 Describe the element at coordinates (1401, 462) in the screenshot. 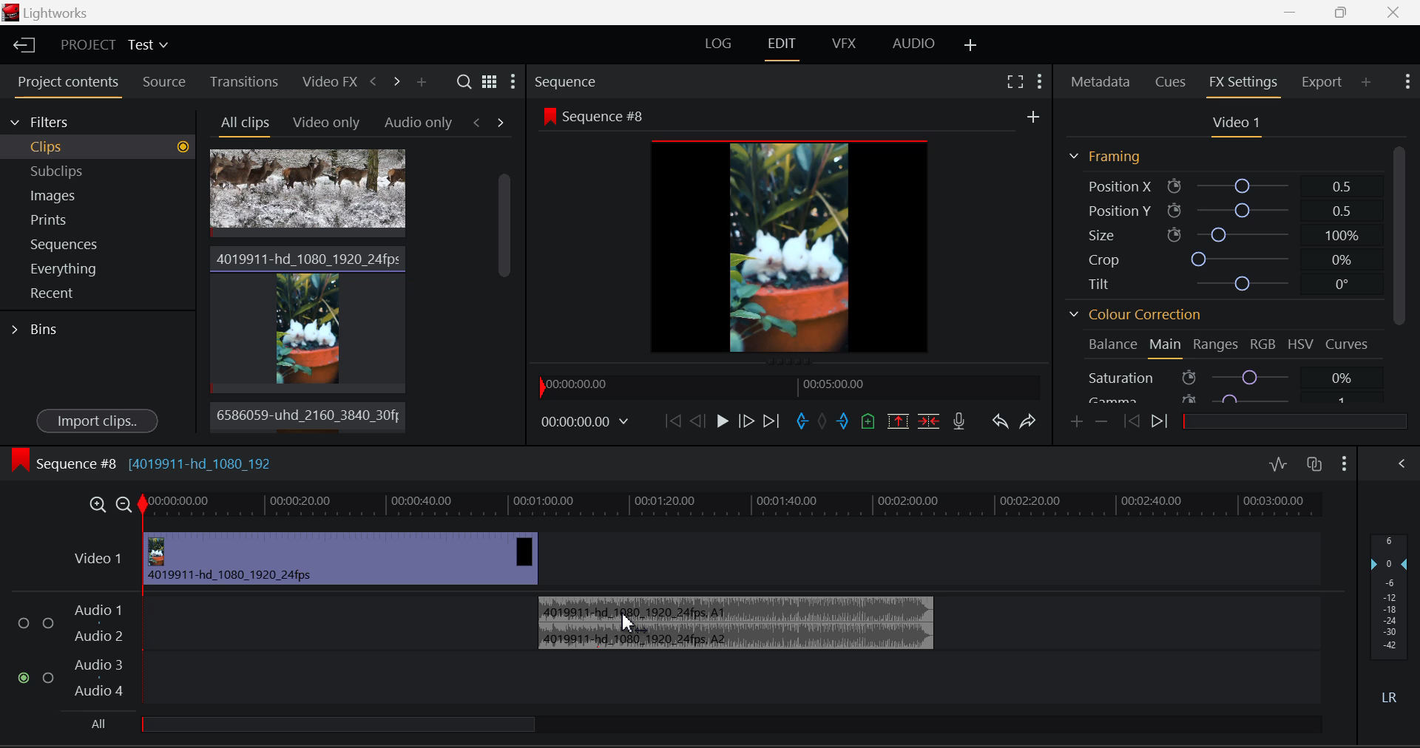

I see `Show Audio Mix` at that location.